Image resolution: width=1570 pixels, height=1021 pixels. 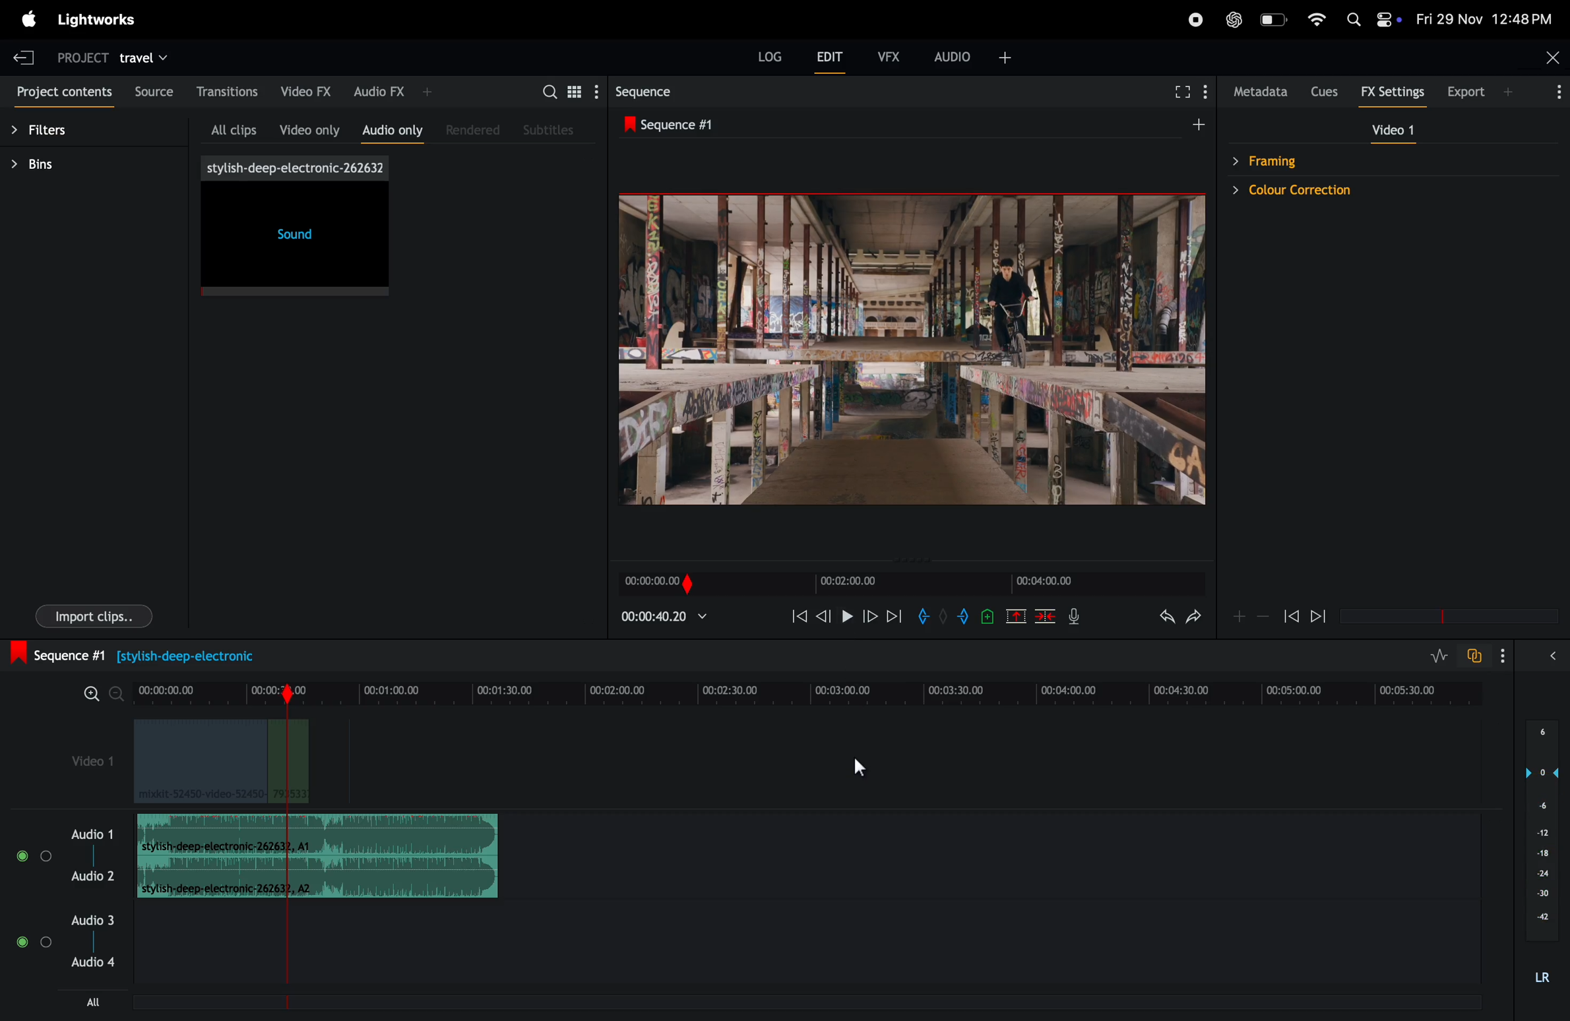 What do you see at coordinates (1046, 615) in the screenshot?
I see `delete` at bounding box center [1046, 615].